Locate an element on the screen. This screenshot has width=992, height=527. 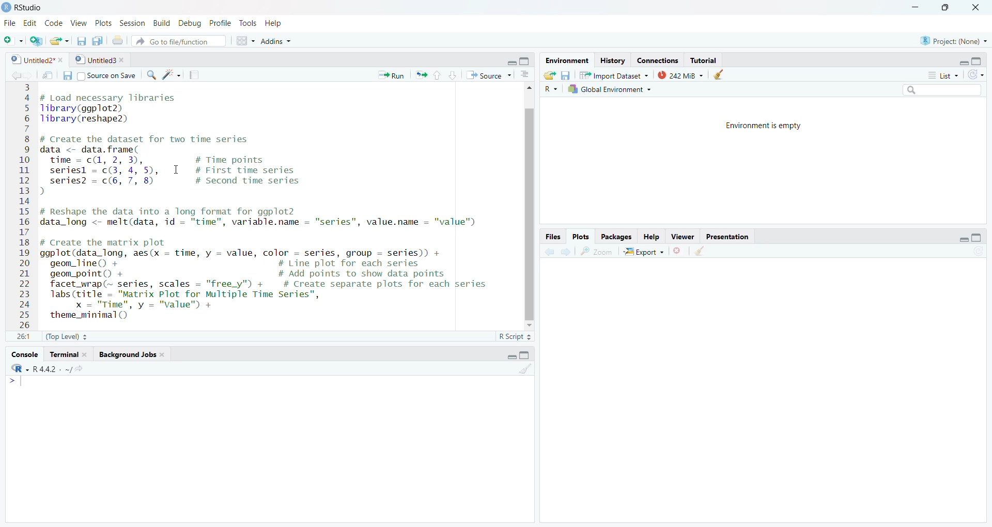
show in window is located at coordinates (49, 75).